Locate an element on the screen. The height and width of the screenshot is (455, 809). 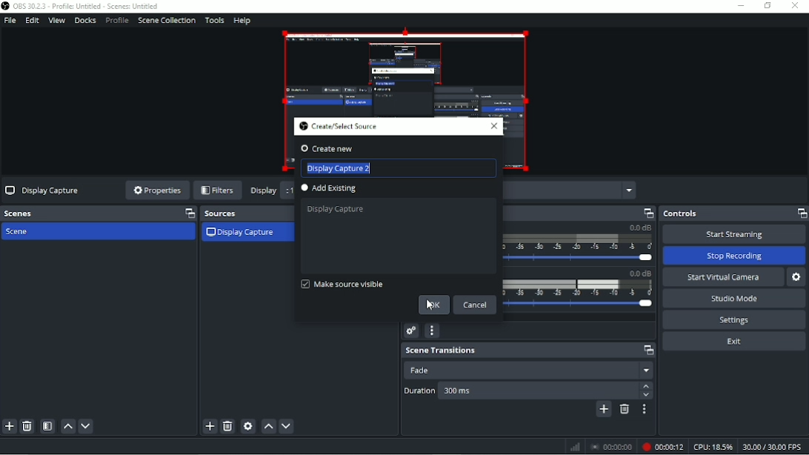
down arrow is located at coordinates (647, 396).